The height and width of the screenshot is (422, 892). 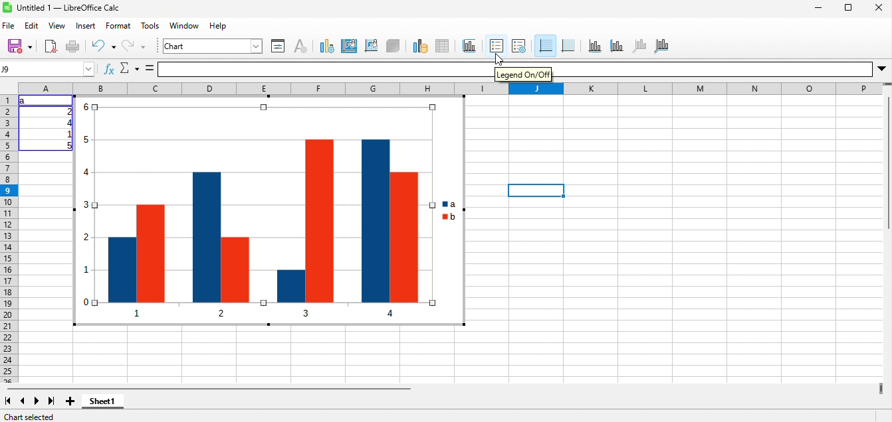 I want to click on first sheet, so click(x=9, y=401).